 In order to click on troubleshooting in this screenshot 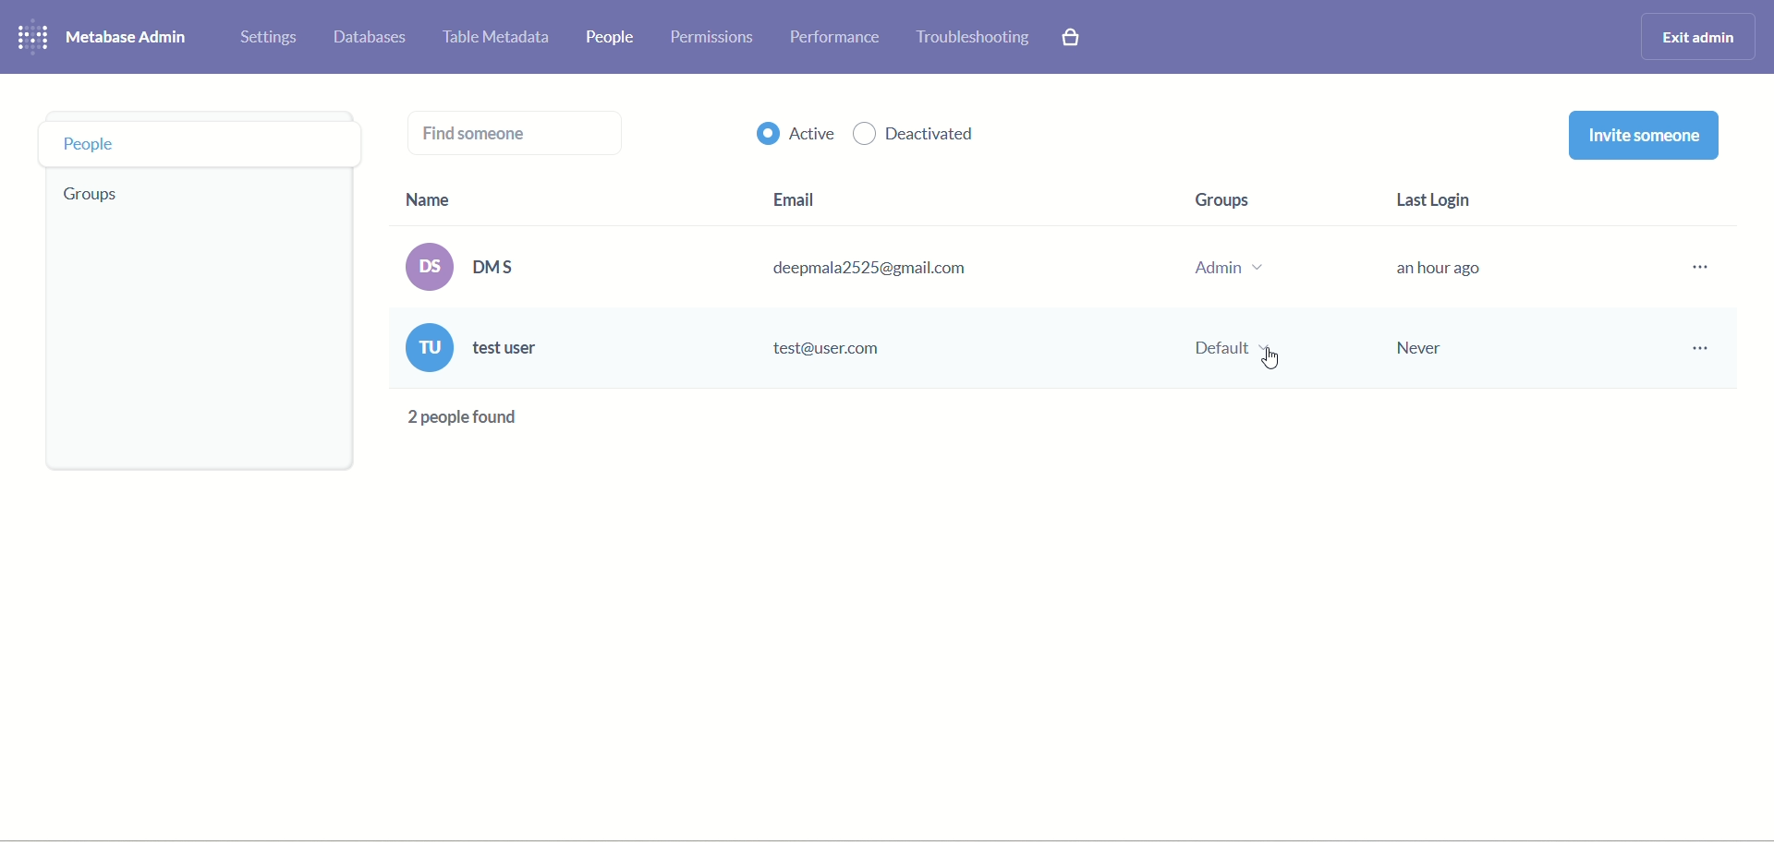, I will do `click(975, 36)`.